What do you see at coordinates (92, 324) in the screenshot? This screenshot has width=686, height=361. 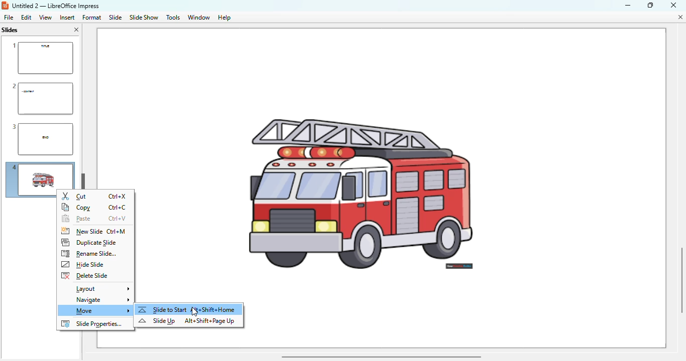 I see `slide properties` at bounding box center [92, 324].